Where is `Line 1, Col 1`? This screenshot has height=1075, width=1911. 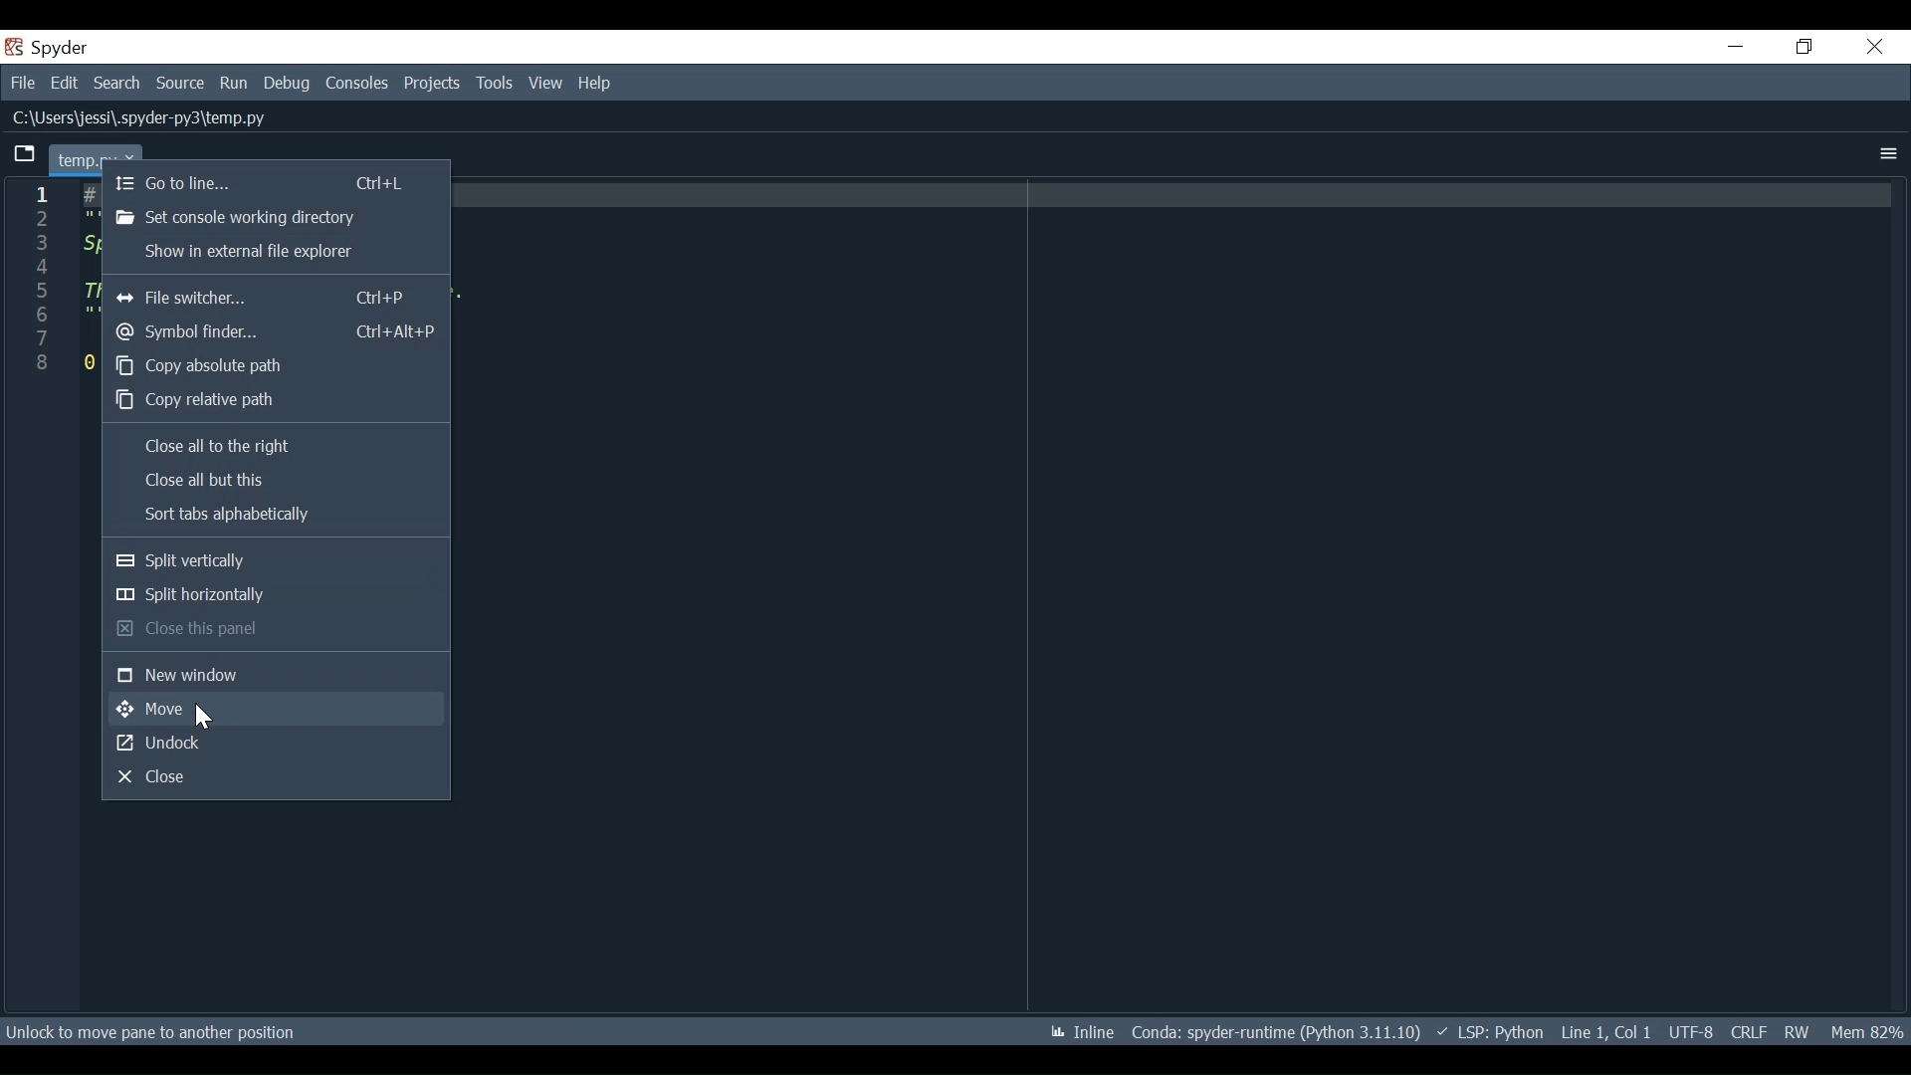 Line 1, Col 1 is located at coordinates (1605, 1033).